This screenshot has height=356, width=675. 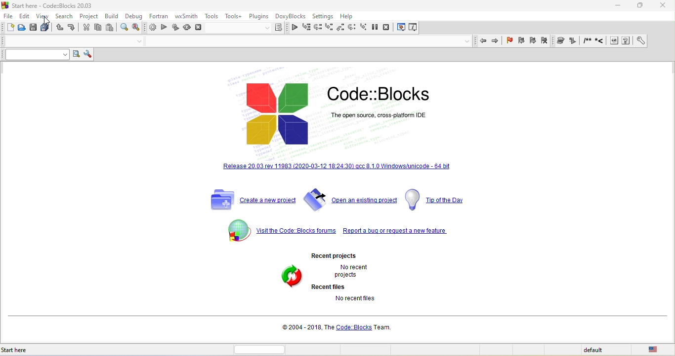 I want to click on run to cursor, so click(x=306, y=28).